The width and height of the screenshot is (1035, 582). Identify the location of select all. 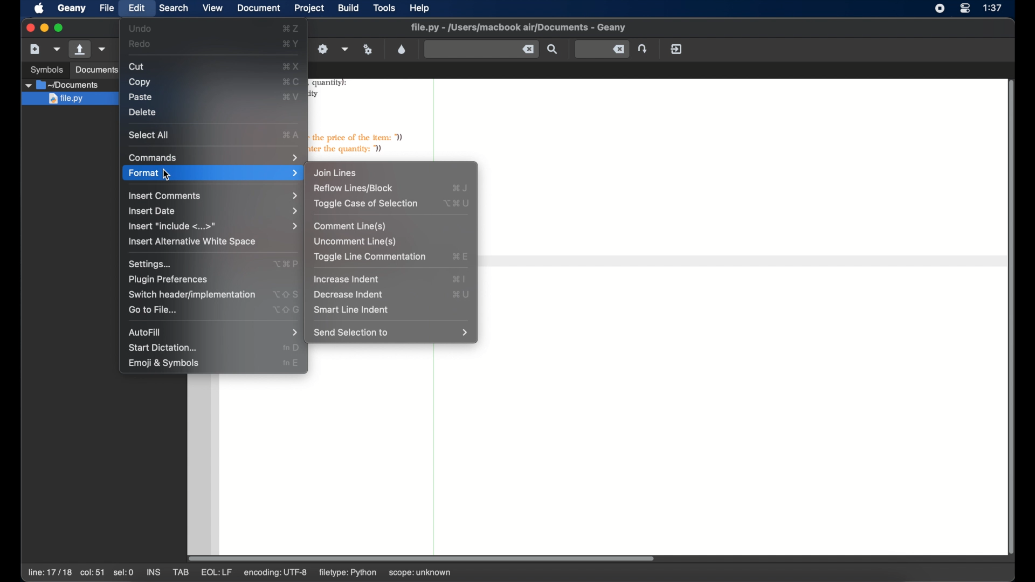
(149, 135).